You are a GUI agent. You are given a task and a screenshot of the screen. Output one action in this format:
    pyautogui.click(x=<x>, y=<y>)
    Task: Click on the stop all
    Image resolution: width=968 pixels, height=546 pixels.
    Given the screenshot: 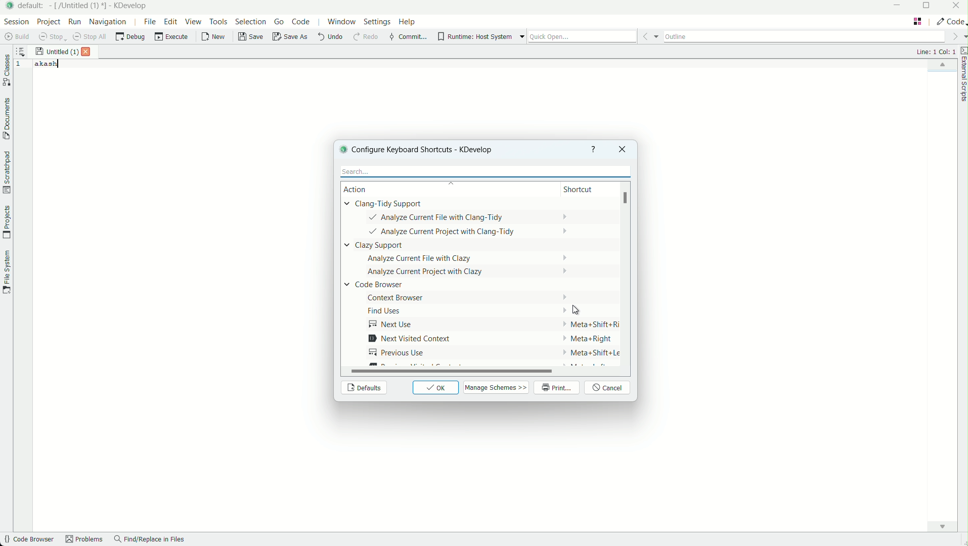 What is the action you would take?
    pyautogui.click(x=91, y=37)
    